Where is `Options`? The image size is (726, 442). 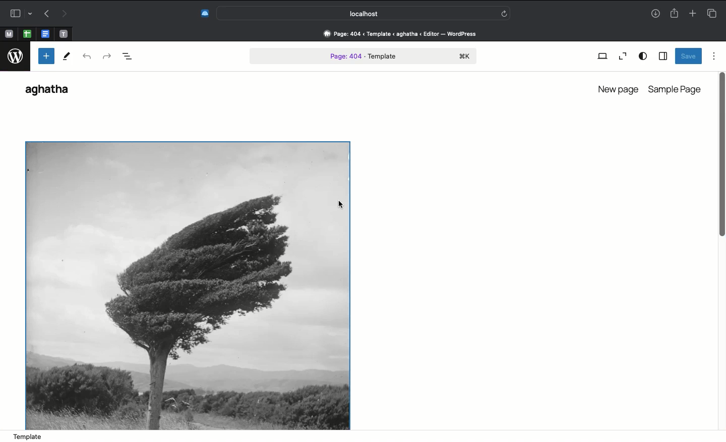 Options is located at coordinates (714, 56).